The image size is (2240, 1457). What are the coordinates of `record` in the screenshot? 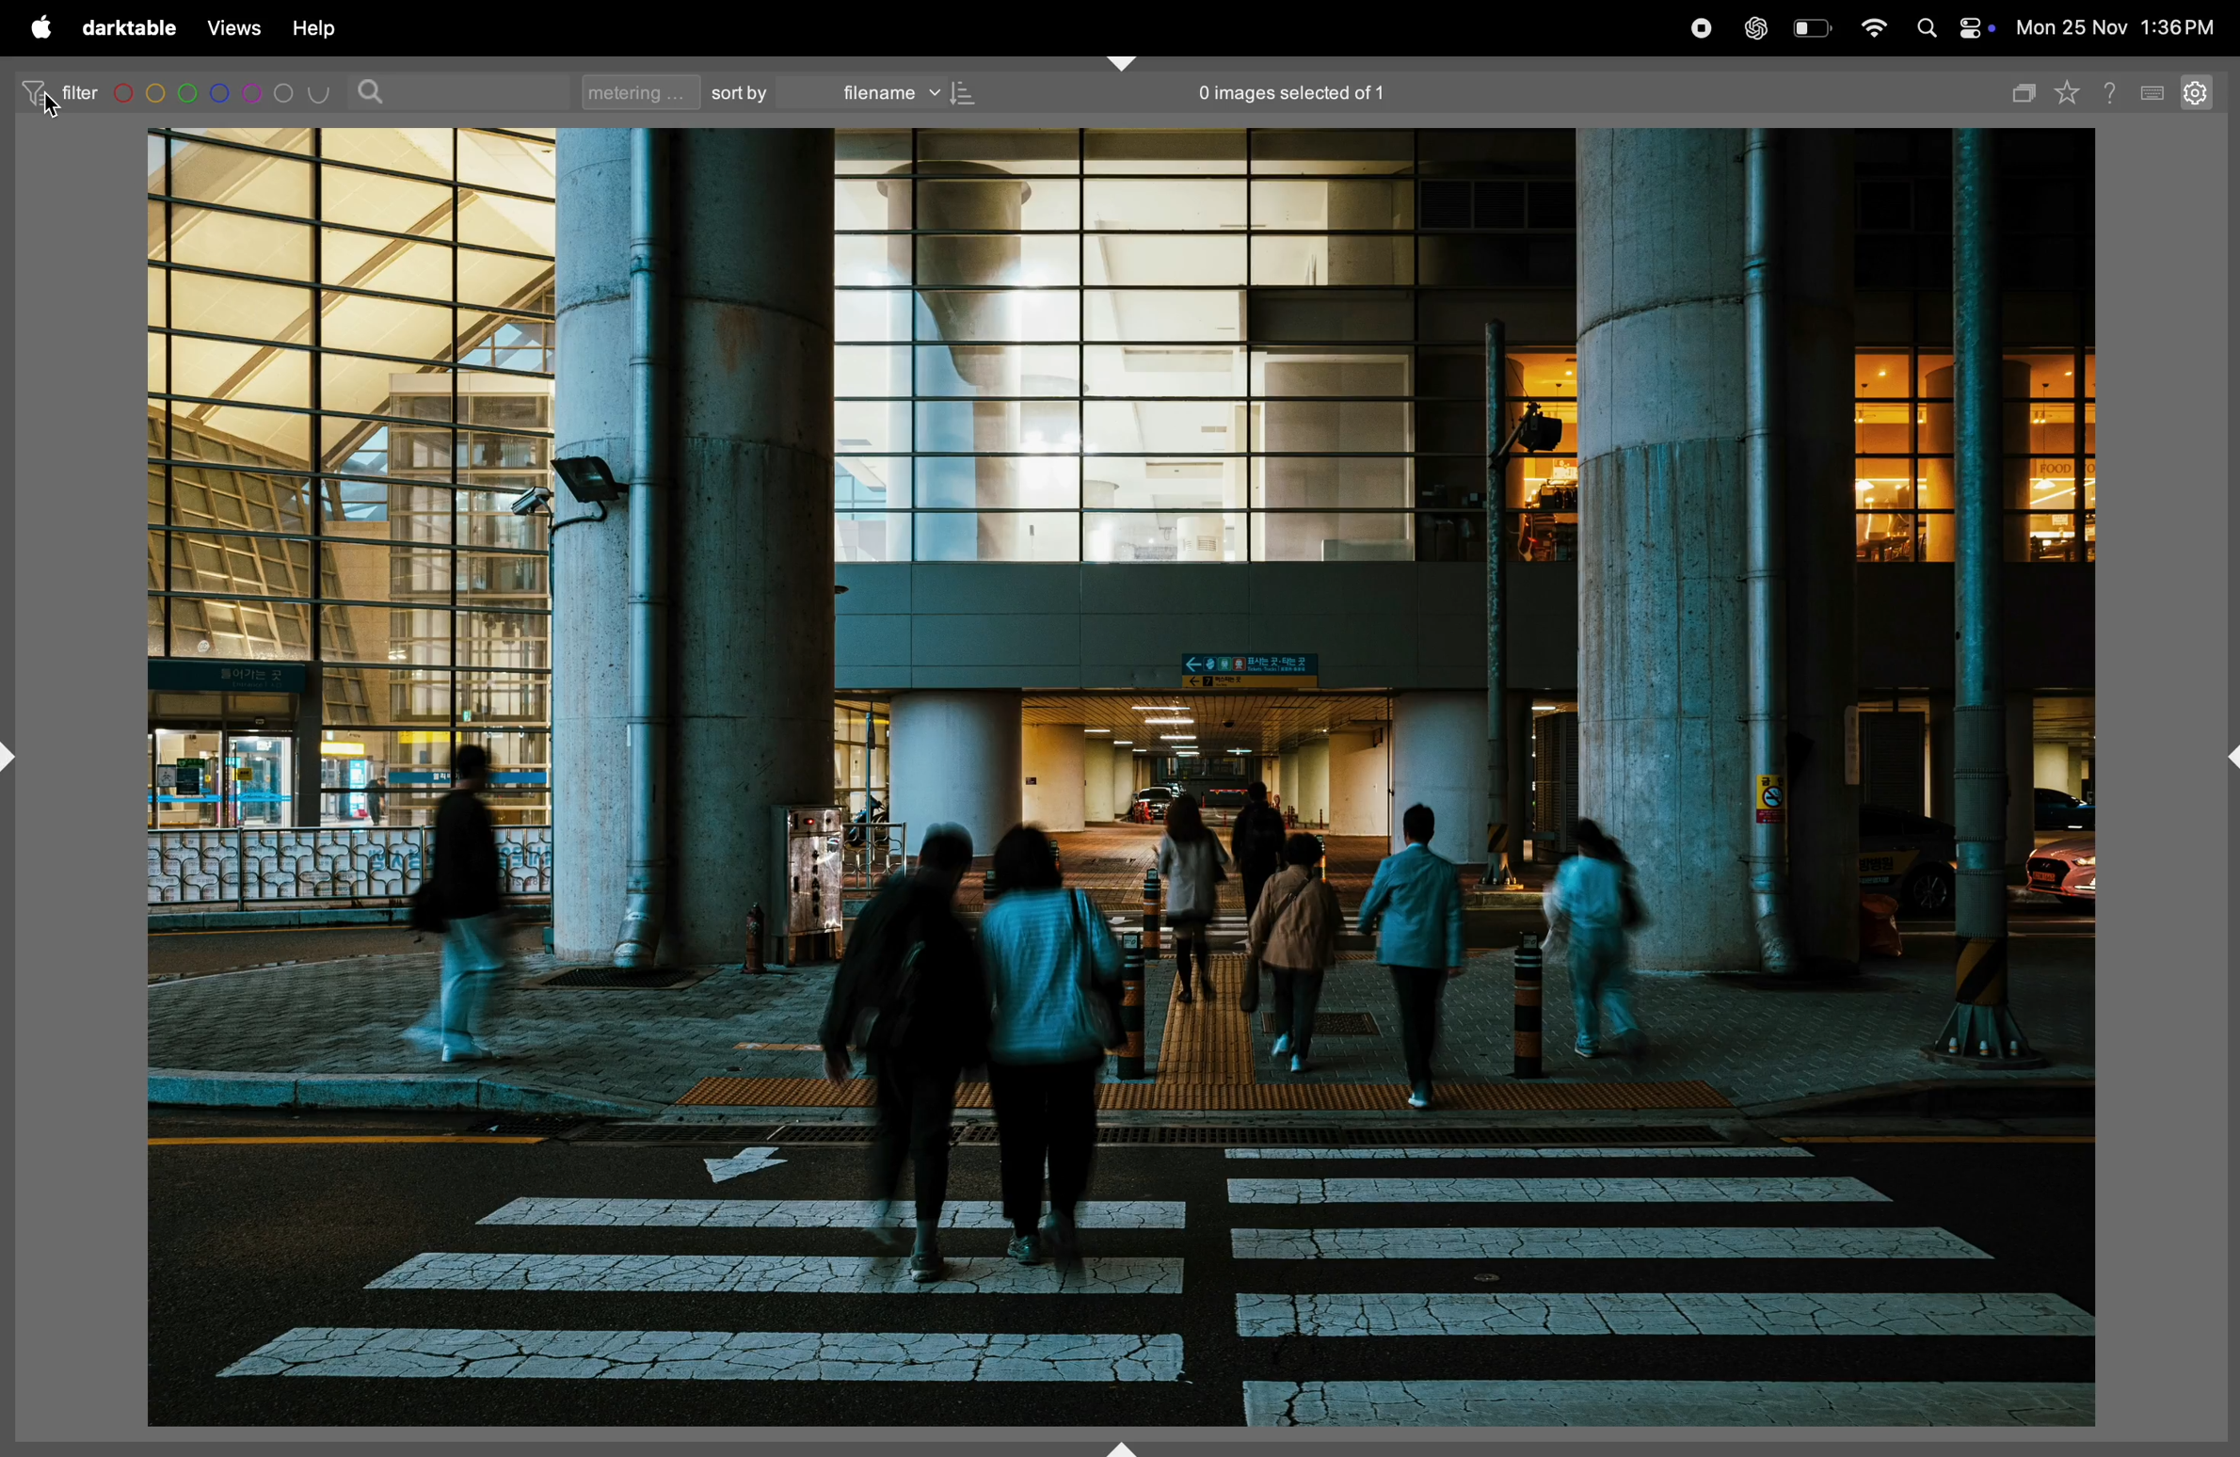 It's located at (1704, 26).